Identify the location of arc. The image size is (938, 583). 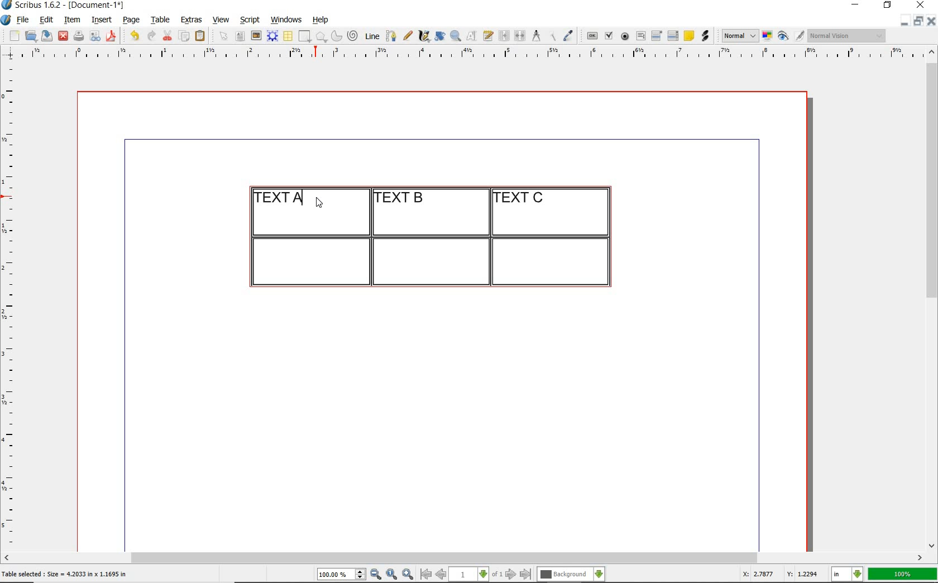
(336, 36).